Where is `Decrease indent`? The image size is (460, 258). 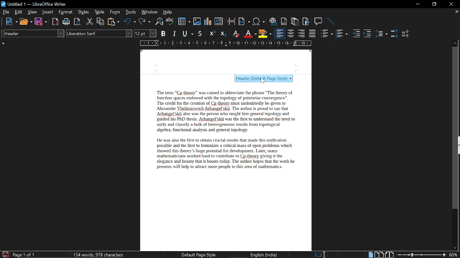 Decrease indent is located at coordinates (367, 33).